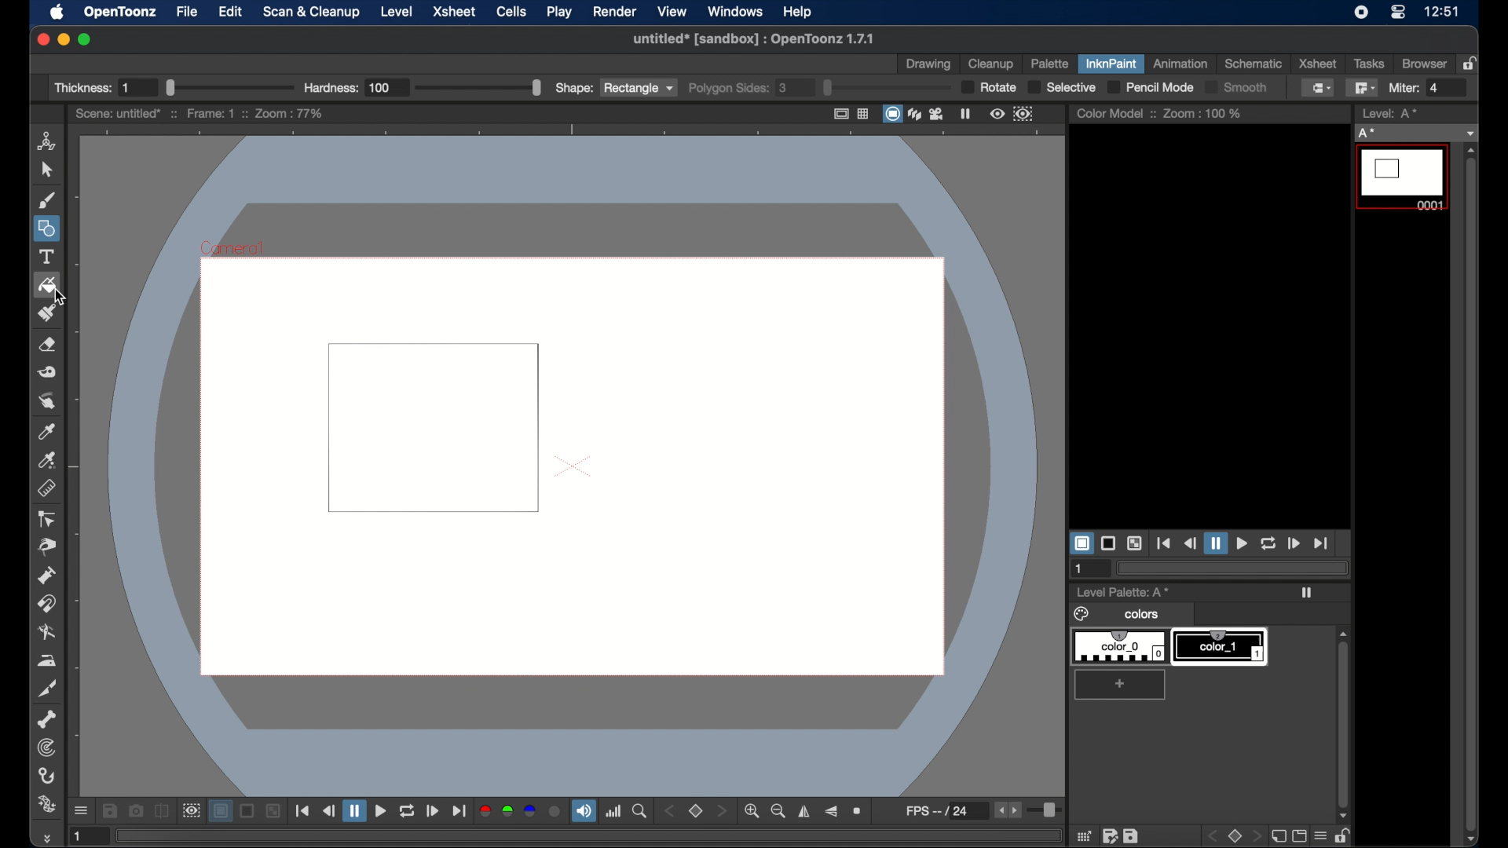  Describe the element at coordinates (1299, 835) in the screenshot. I see `screen` at that location.